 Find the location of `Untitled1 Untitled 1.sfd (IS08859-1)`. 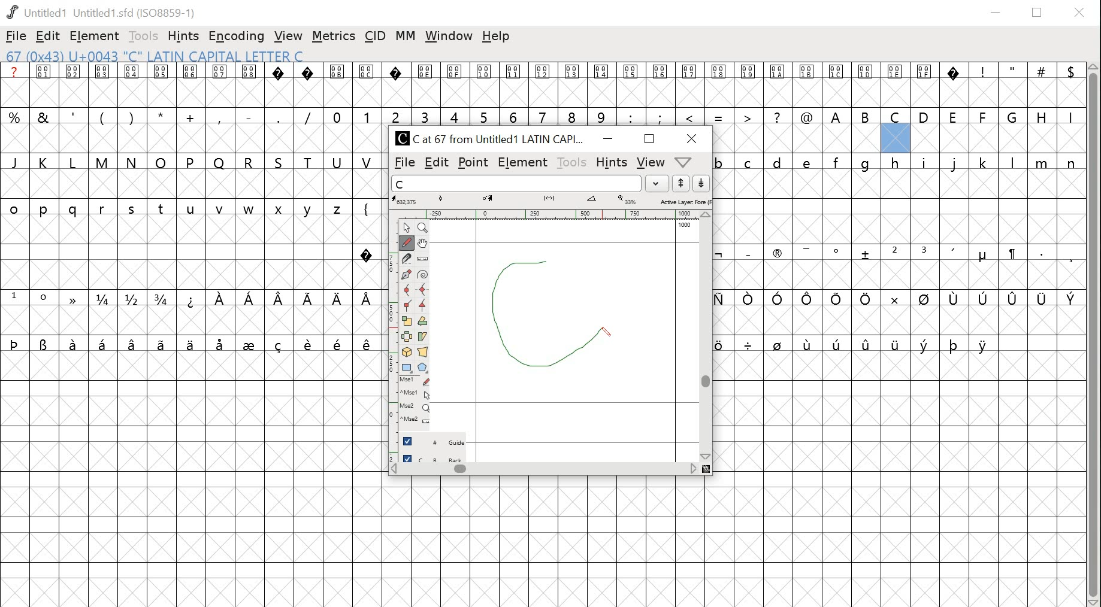

Untitled1 Untitled 1.sfd (IS08859-1) is located at coordinates (103, 12).